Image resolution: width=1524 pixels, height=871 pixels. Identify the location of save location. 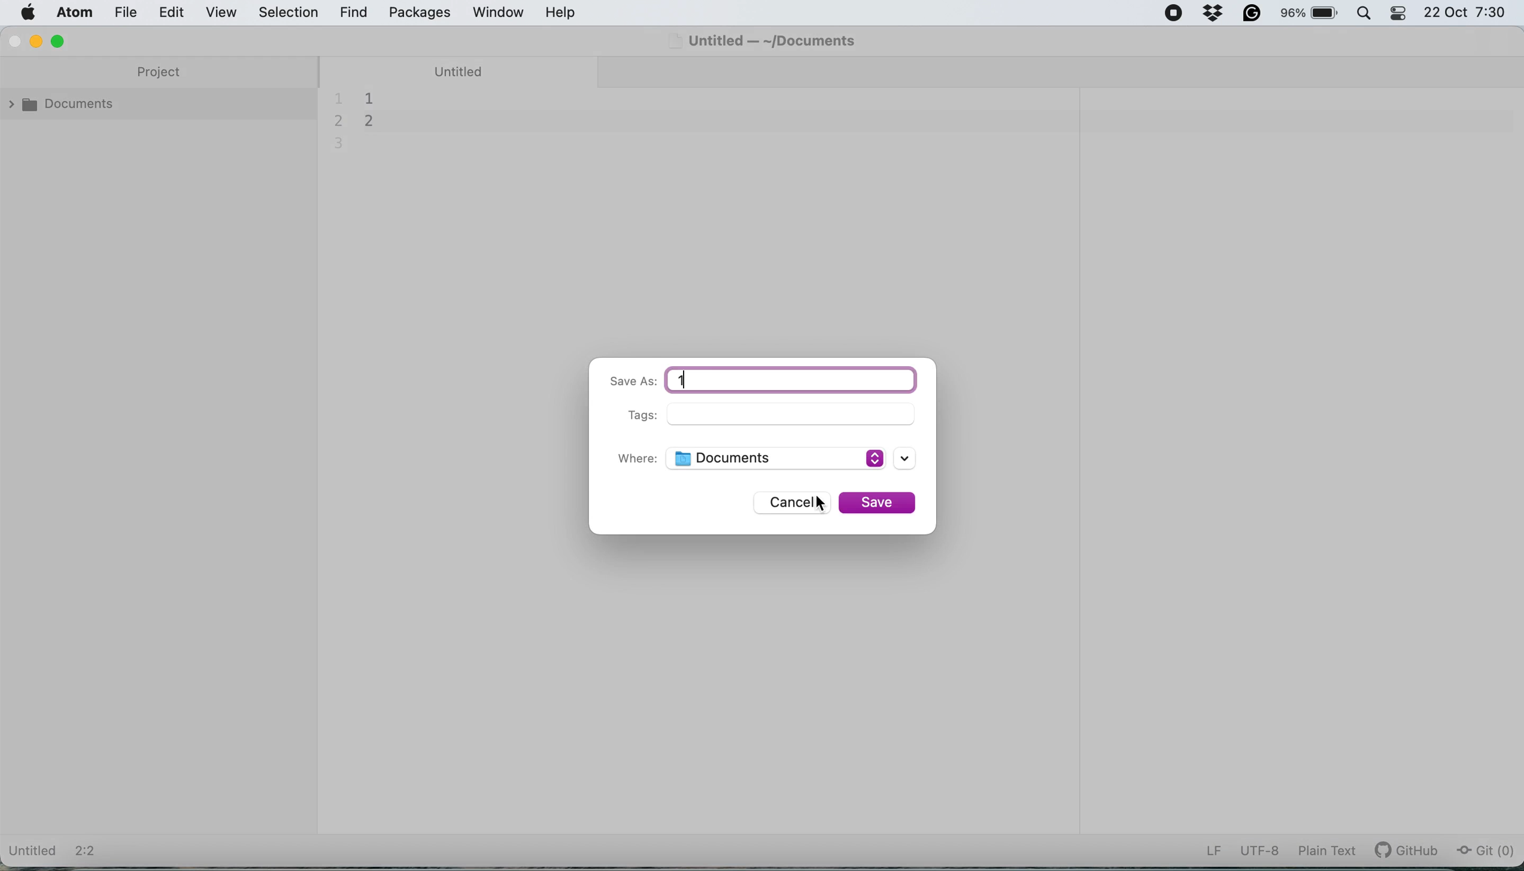
(791, 459).